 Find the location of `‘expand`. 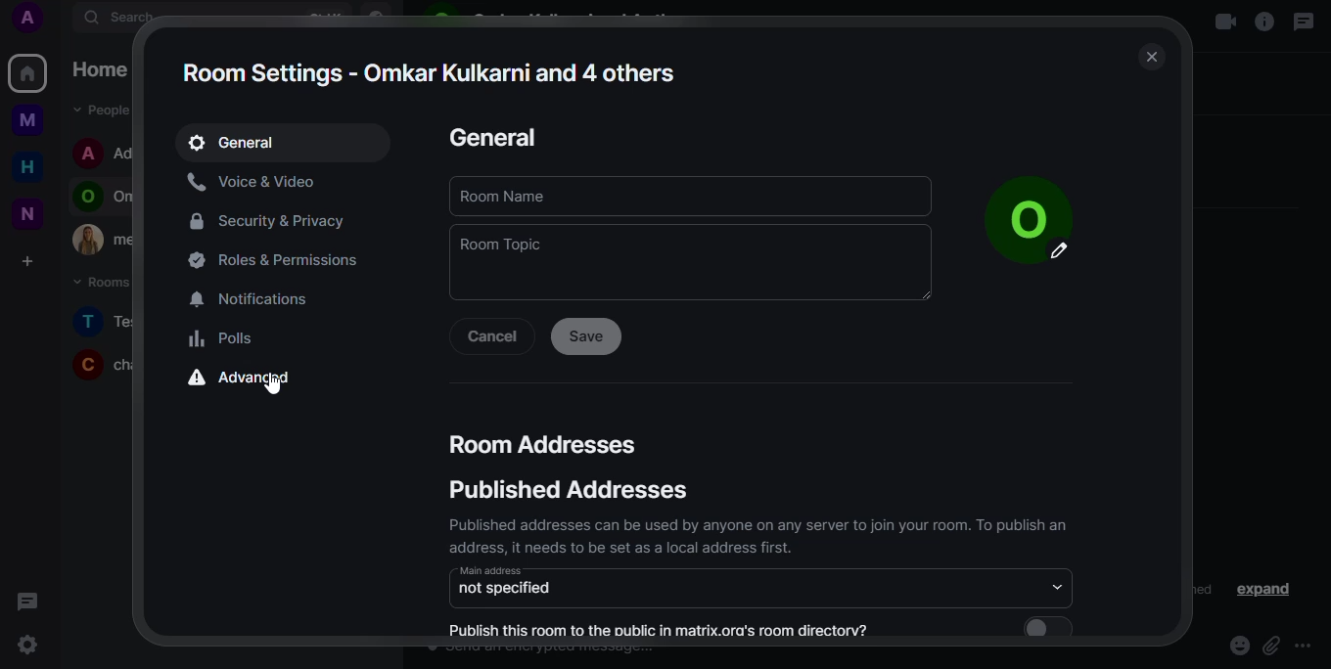

‘expand is located at coordinates (1265, 589).